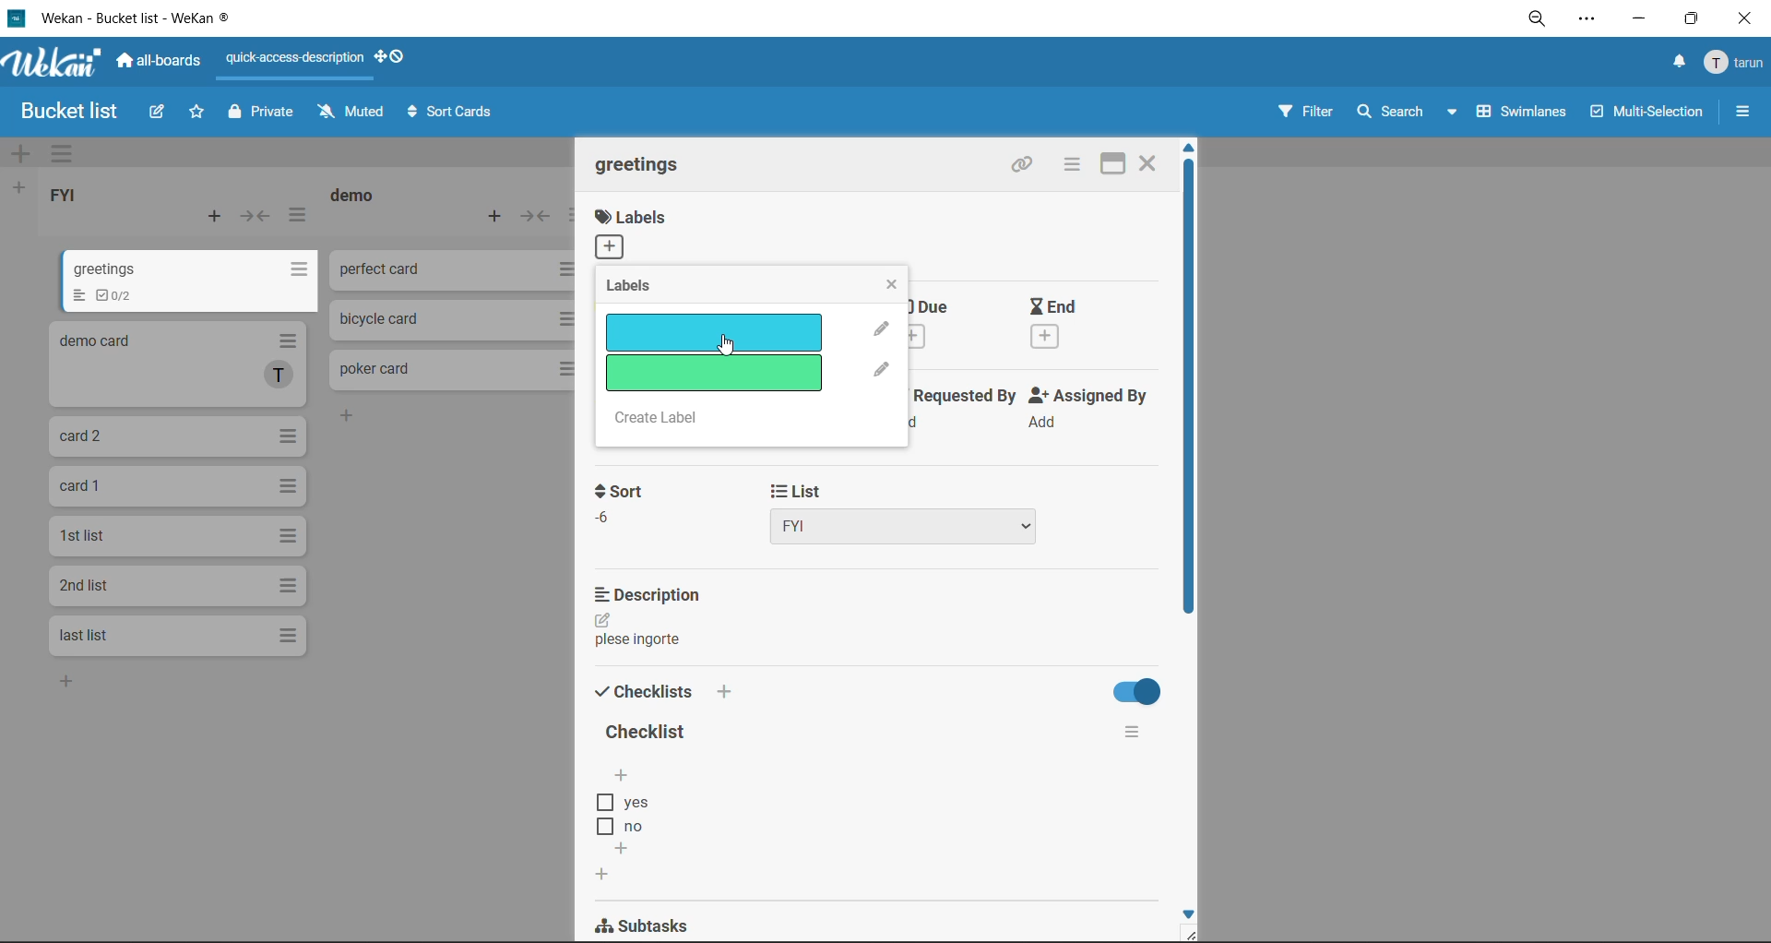 Image resolution: width=1771 pixels, height=943 pixels. What do you see at coordinates (1410, 114) in the screenshot?
I see `search` at bounding box center [1410, 114].